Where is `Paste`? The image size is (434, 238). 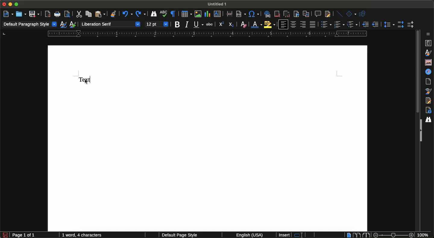 Paste is located at coordinates (100, 14).